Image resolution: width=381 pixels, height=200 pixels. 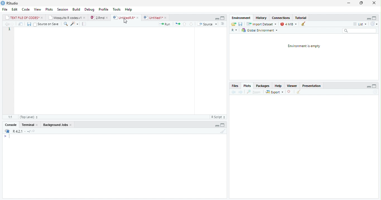 I want to click on hide r script, so click(x=217, y=125).